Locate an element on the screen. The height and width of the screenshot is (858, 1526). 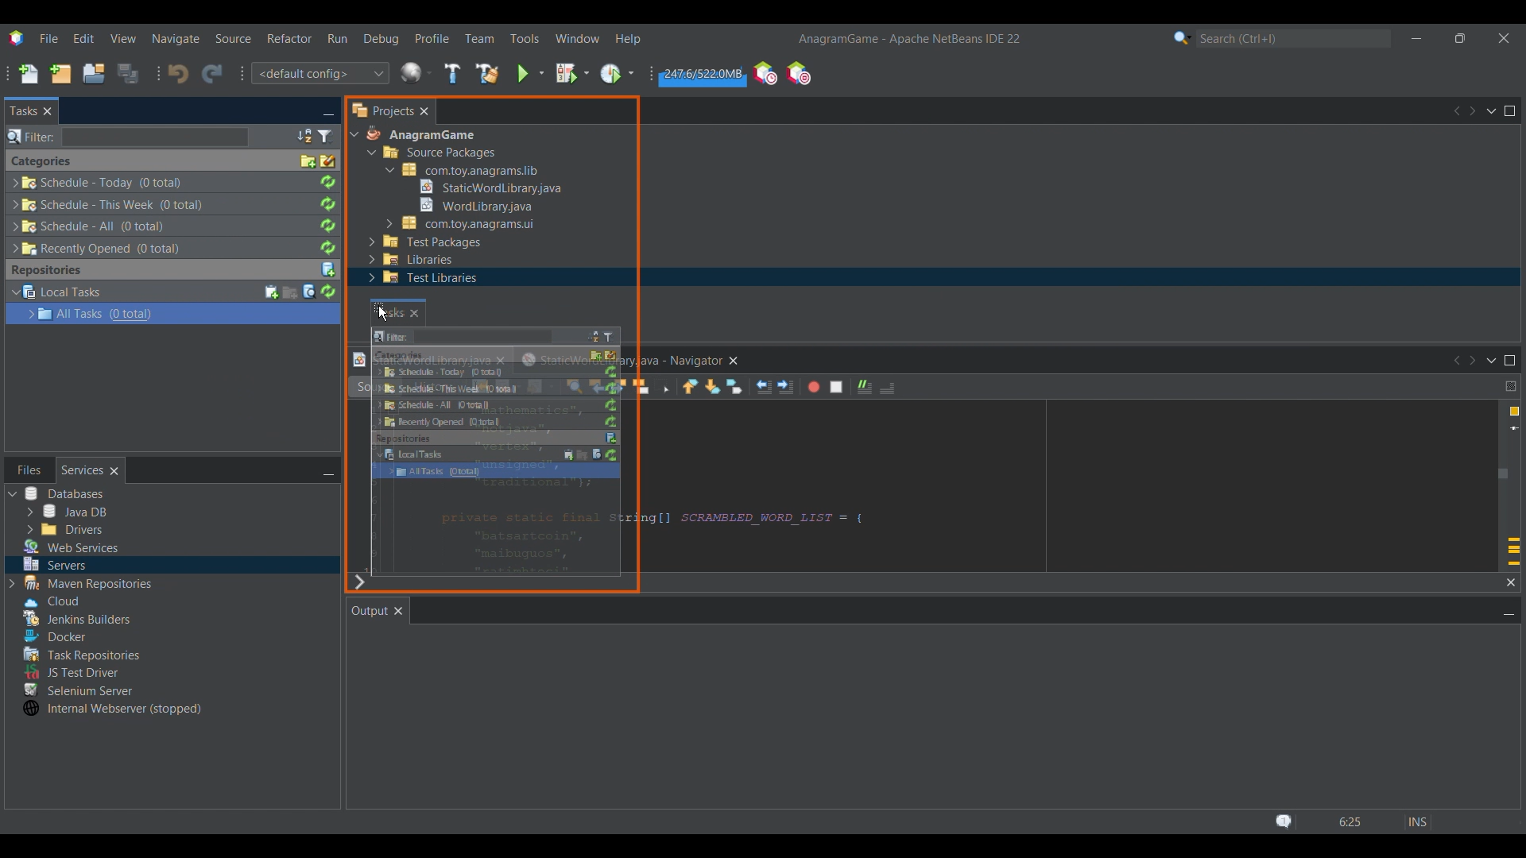
 is located at coordinates (111, 709).